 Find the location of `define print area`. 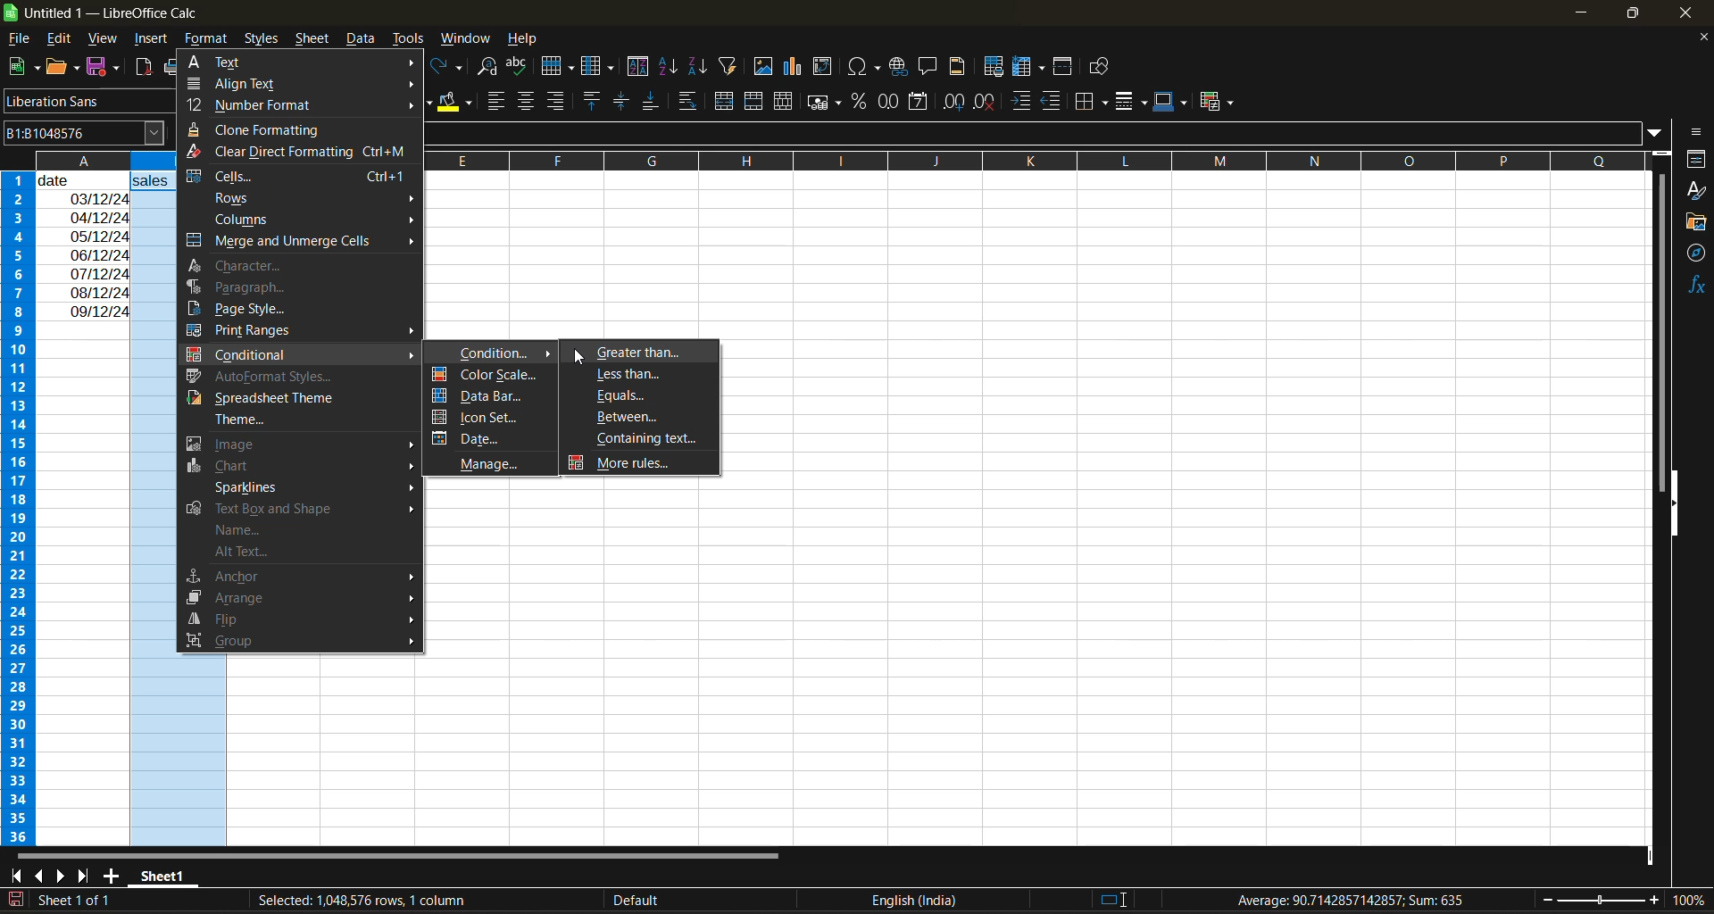

define print area is located at coordinates (997, 68).